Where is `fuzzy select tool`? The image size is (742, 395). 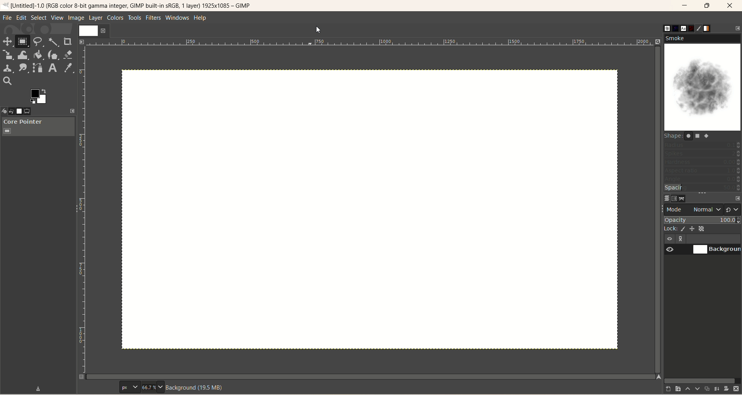 fuzzy select tool is located at coordinates (53, 42).